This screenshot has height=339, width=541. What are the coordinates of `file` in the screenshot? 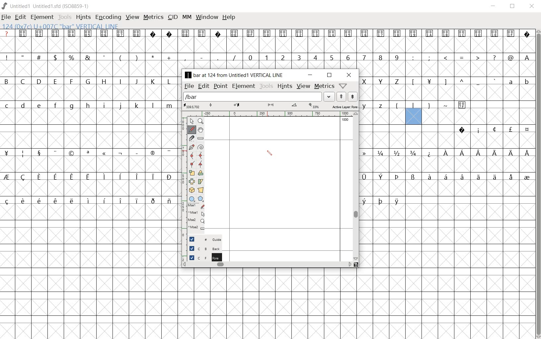 It's located at (6, 18).